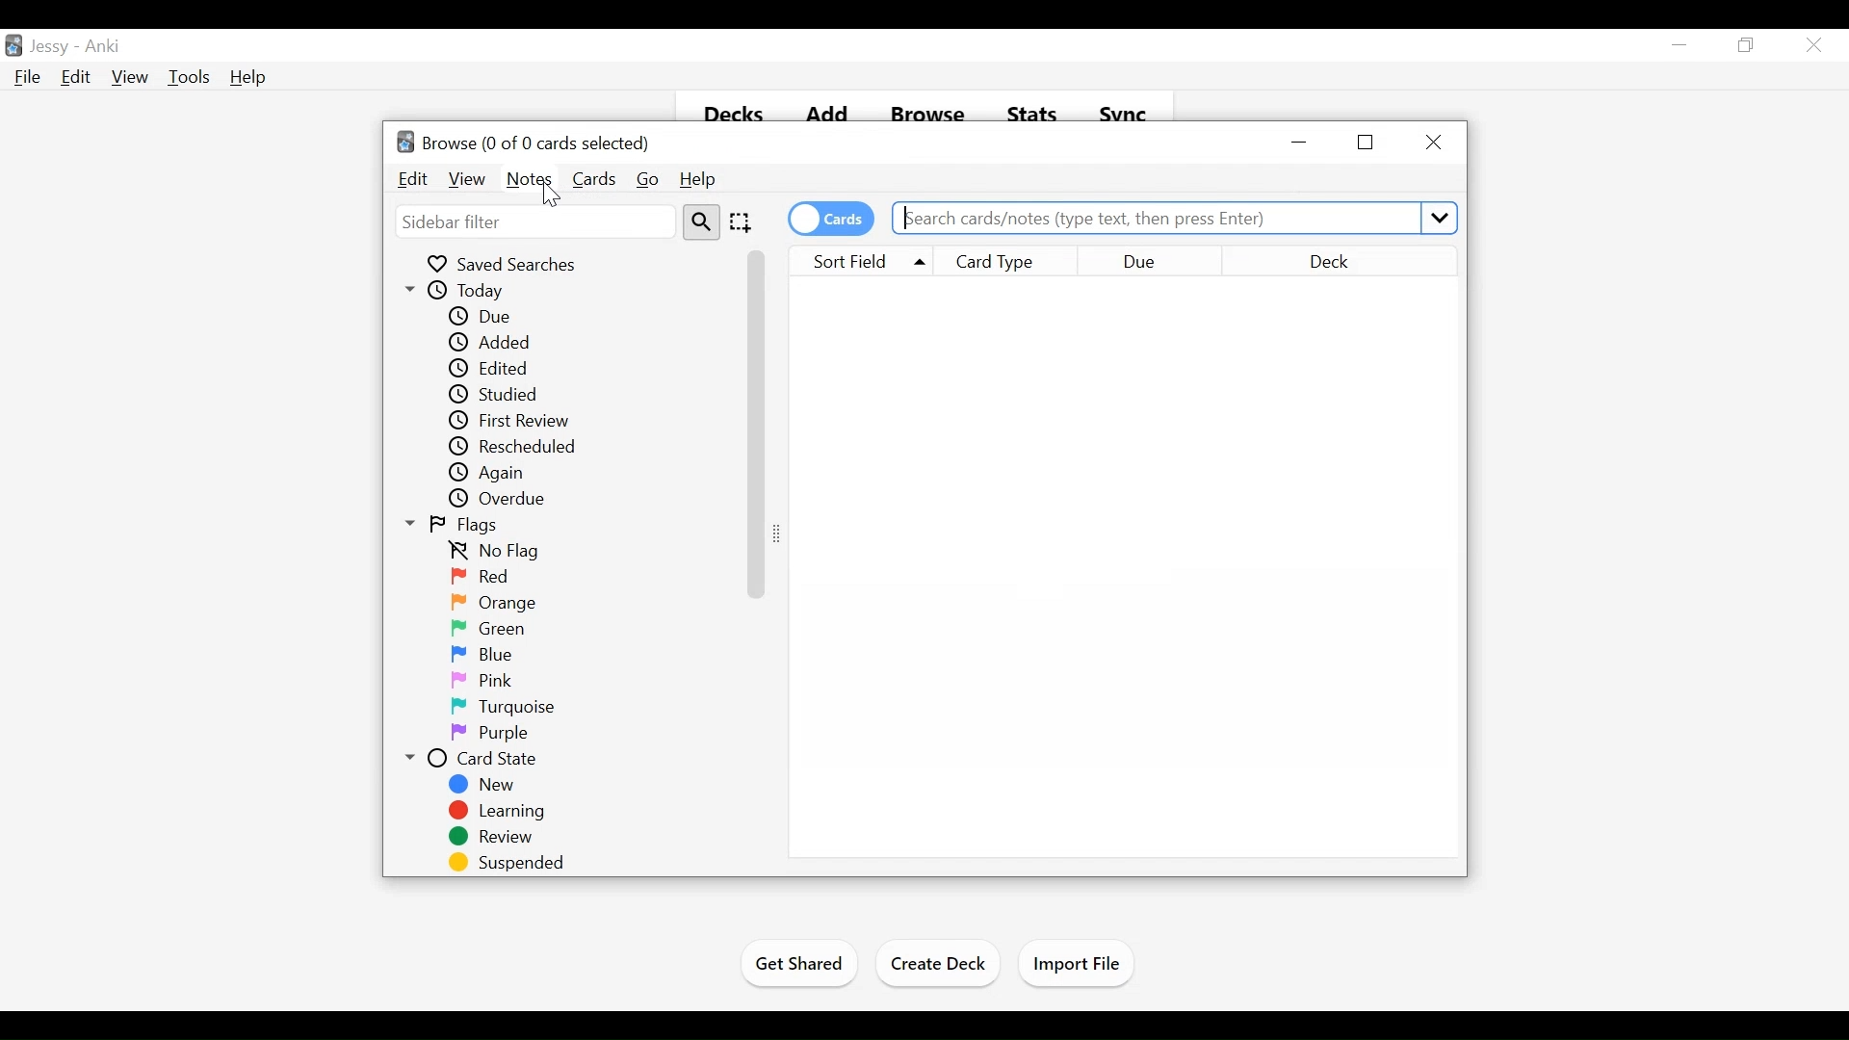 This screenshot has width=1849, height=1040. Describe the element at coordinates (482, 578) in the screenshot. I see `Red` at that location.